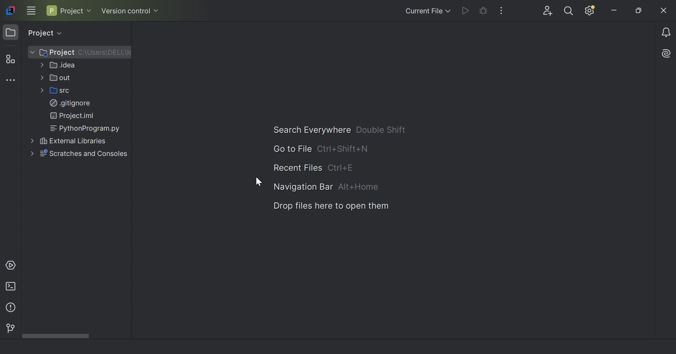  Describe the element at coordinates (52, 53) in the screenshot. I see `Project` at that location.